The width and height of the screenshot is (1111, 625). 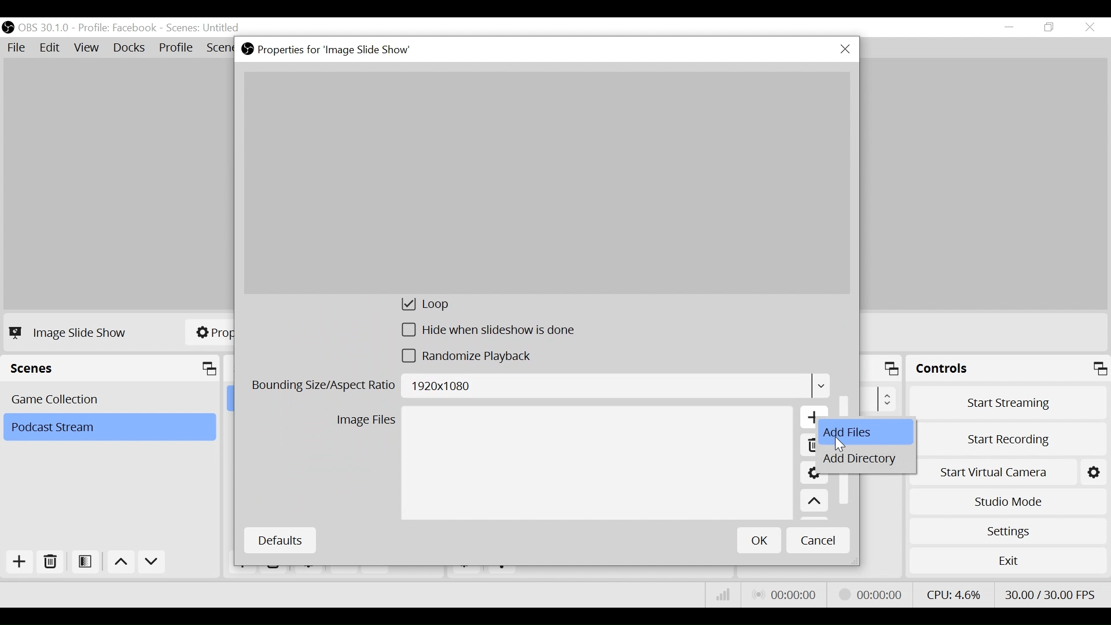 I want to click on Remove, so click(x=51, y=562).